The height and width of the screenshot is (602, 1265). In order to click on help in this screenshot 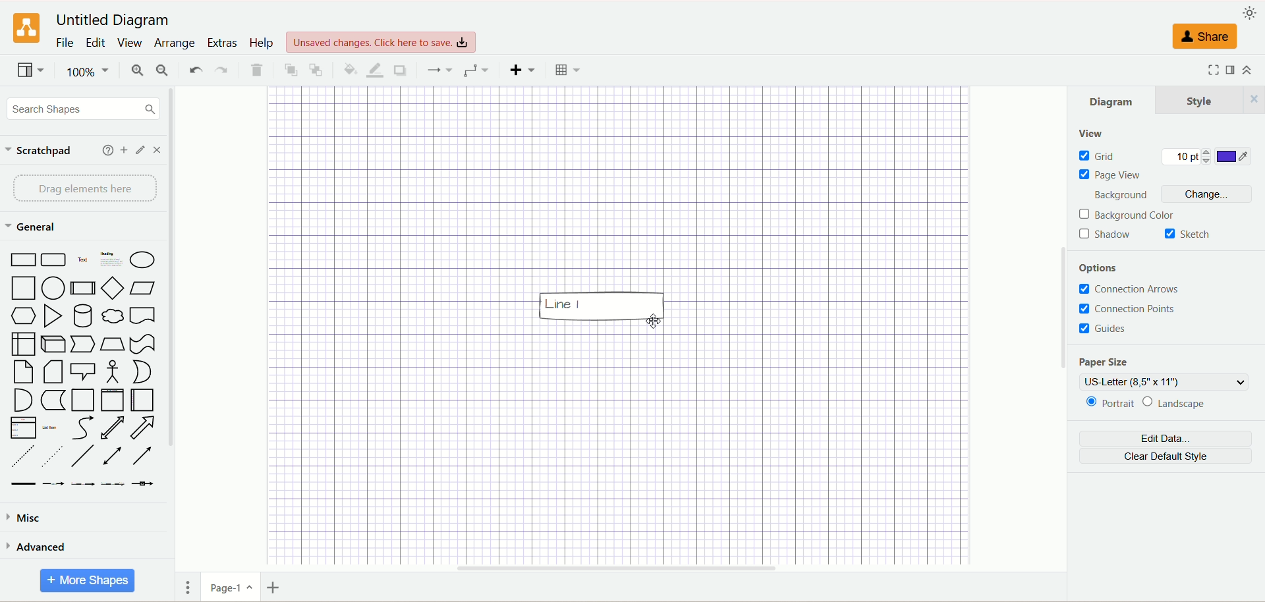, I will do `click(264, 44)`.